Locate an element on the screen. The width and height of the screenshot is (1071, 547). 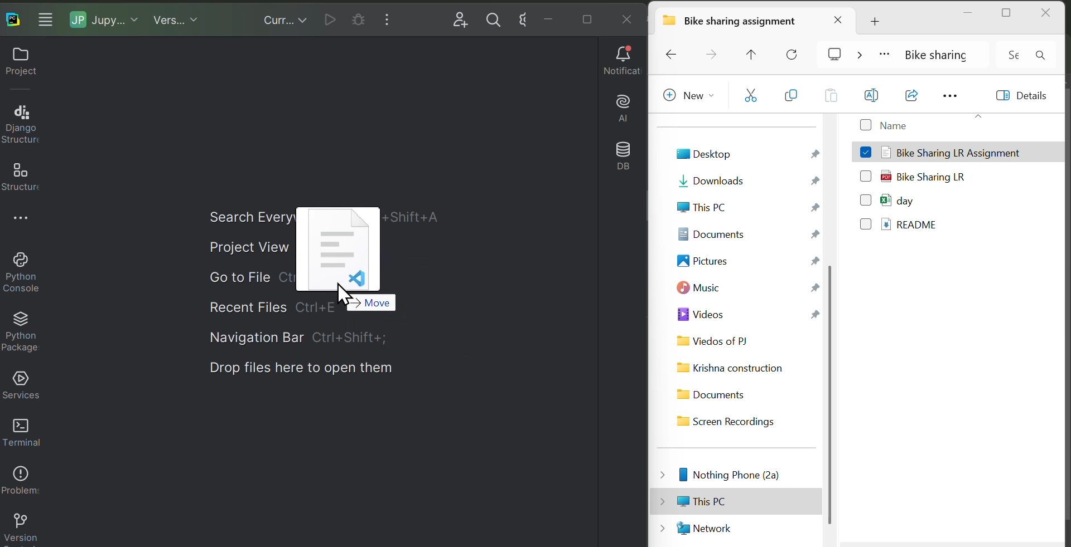
checkbox is located at coordinates (866, 173).